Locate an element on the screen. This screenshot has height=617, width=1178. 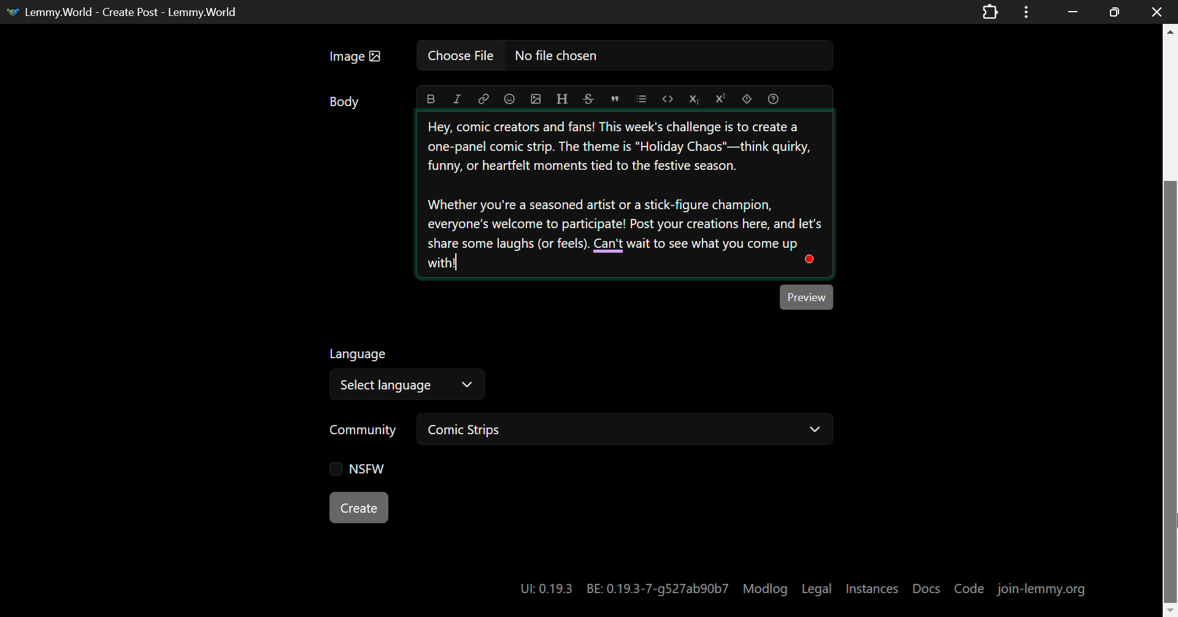
Subscript is located at coordinates (693, 99).